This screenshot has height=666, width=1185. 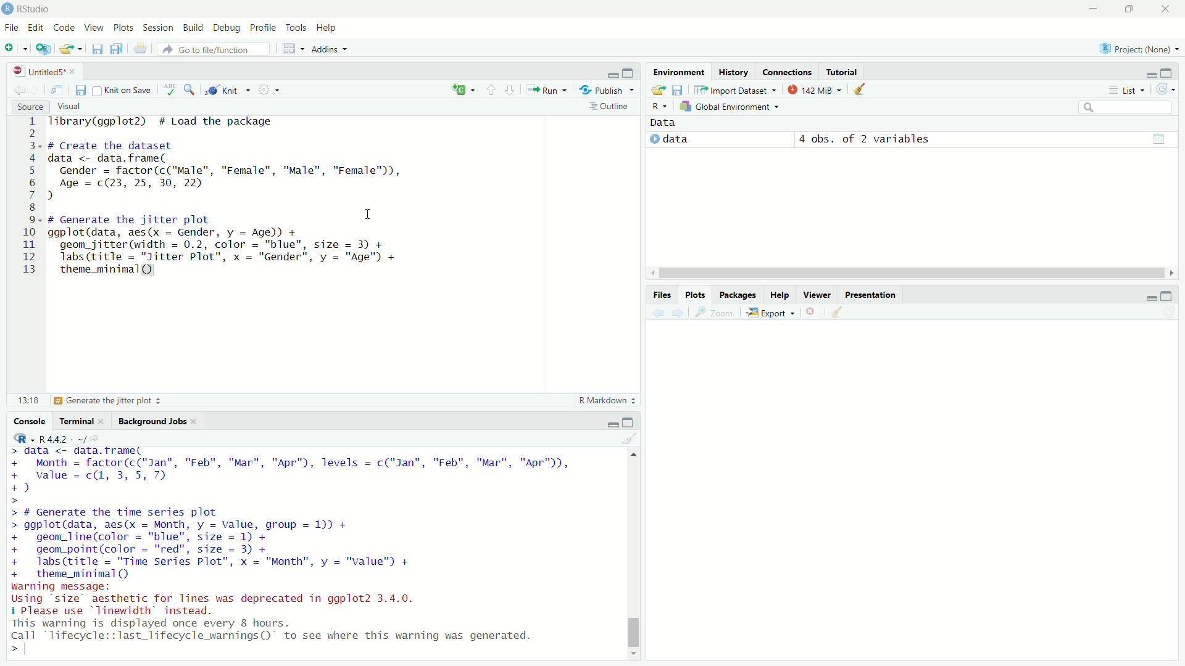 I want to click on clear all plots, so click(x=839, y=313).